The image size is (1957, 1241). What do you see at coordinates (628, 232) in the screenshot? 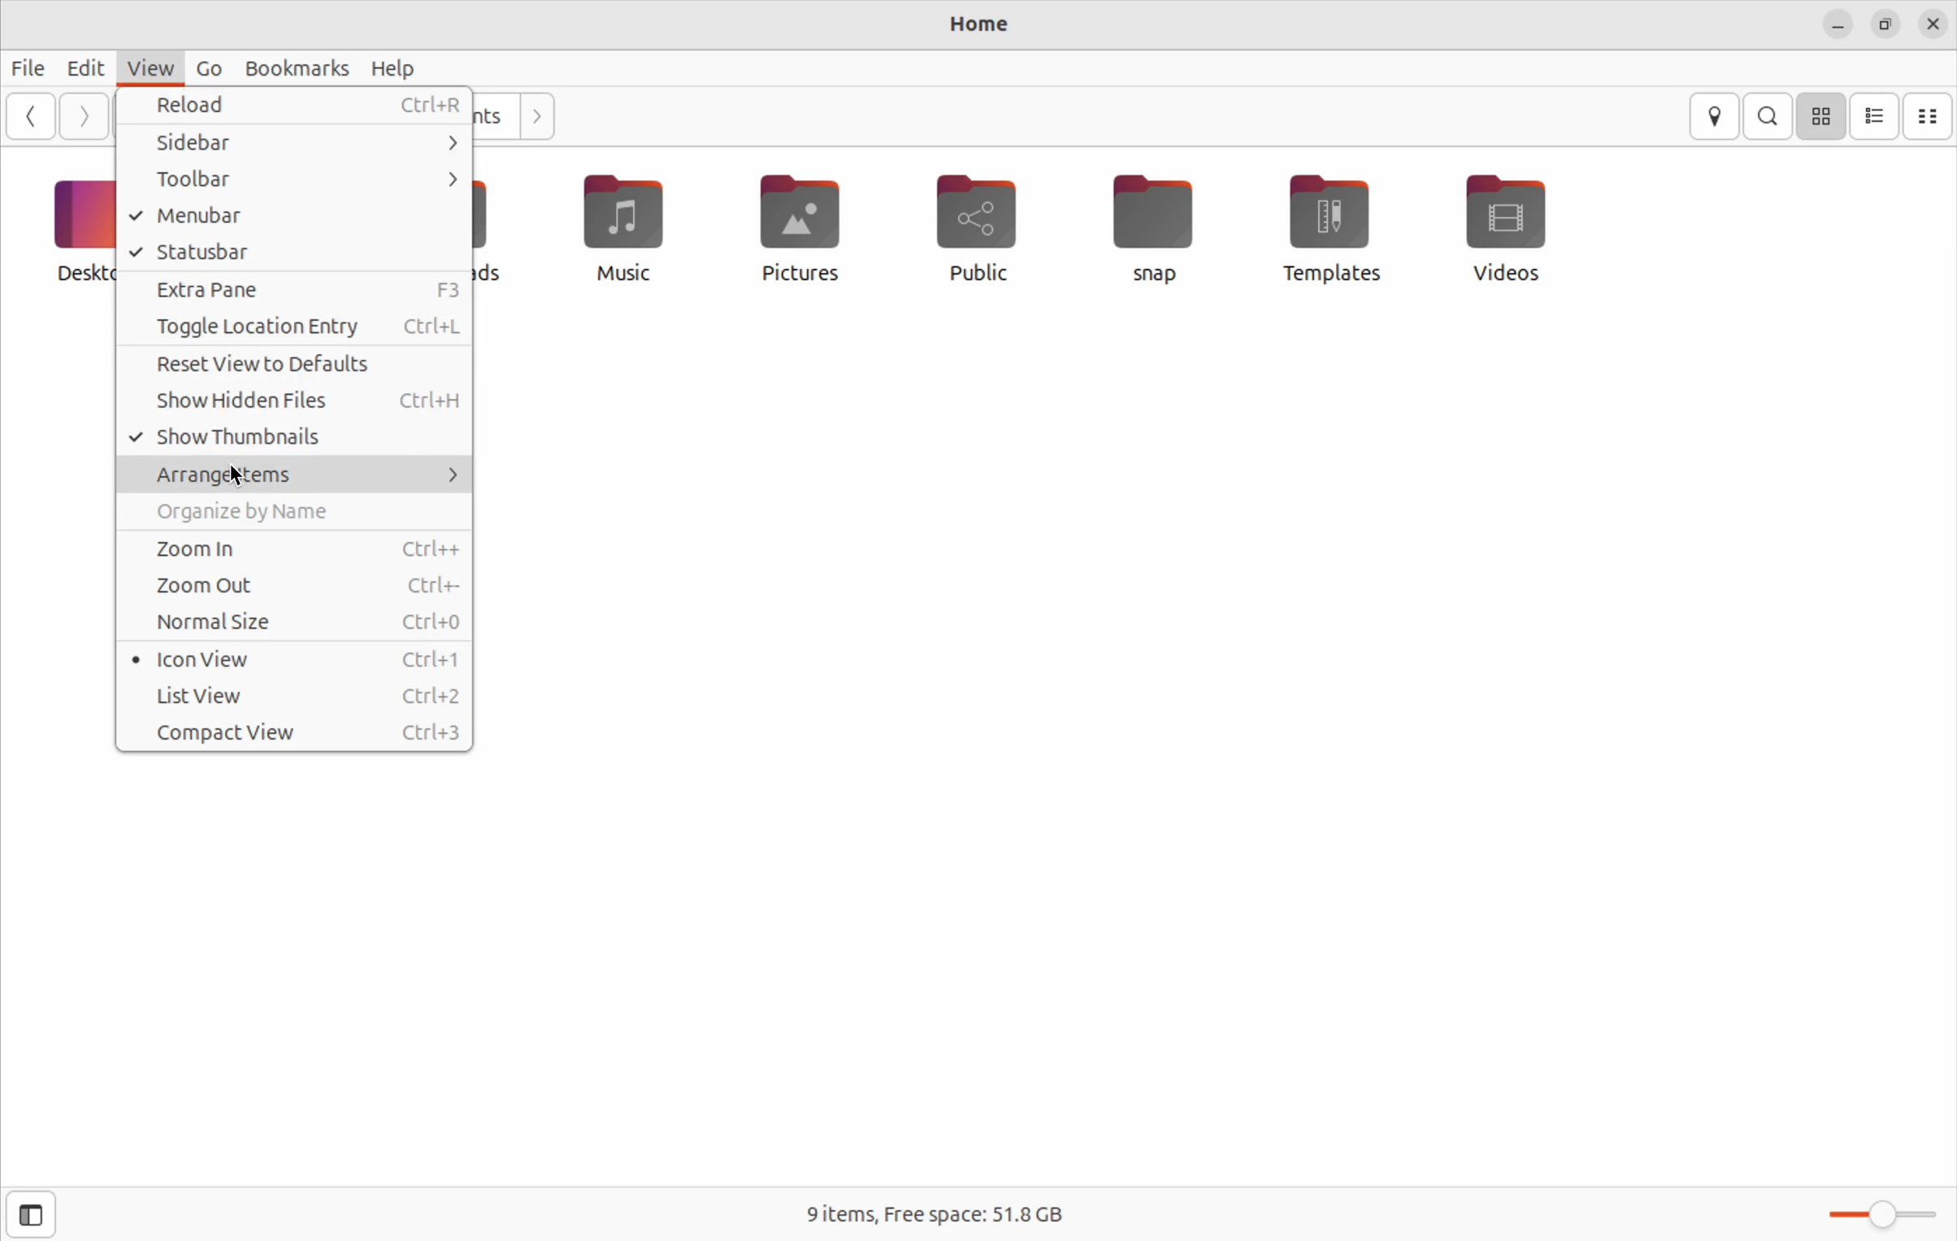
I see `music` at bounding box center [628, 232].